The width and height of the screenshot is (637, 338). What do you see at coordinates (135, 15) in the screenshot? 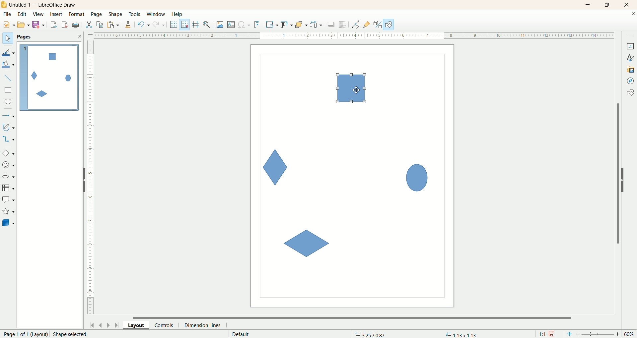
I see `tools` at bounding box center [135, 15].